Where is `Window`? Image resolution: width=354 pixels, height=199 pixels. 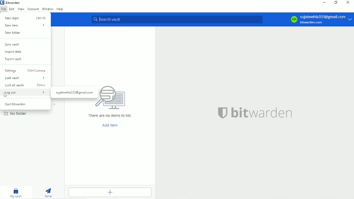 Window is located at coordinates (47, 9).